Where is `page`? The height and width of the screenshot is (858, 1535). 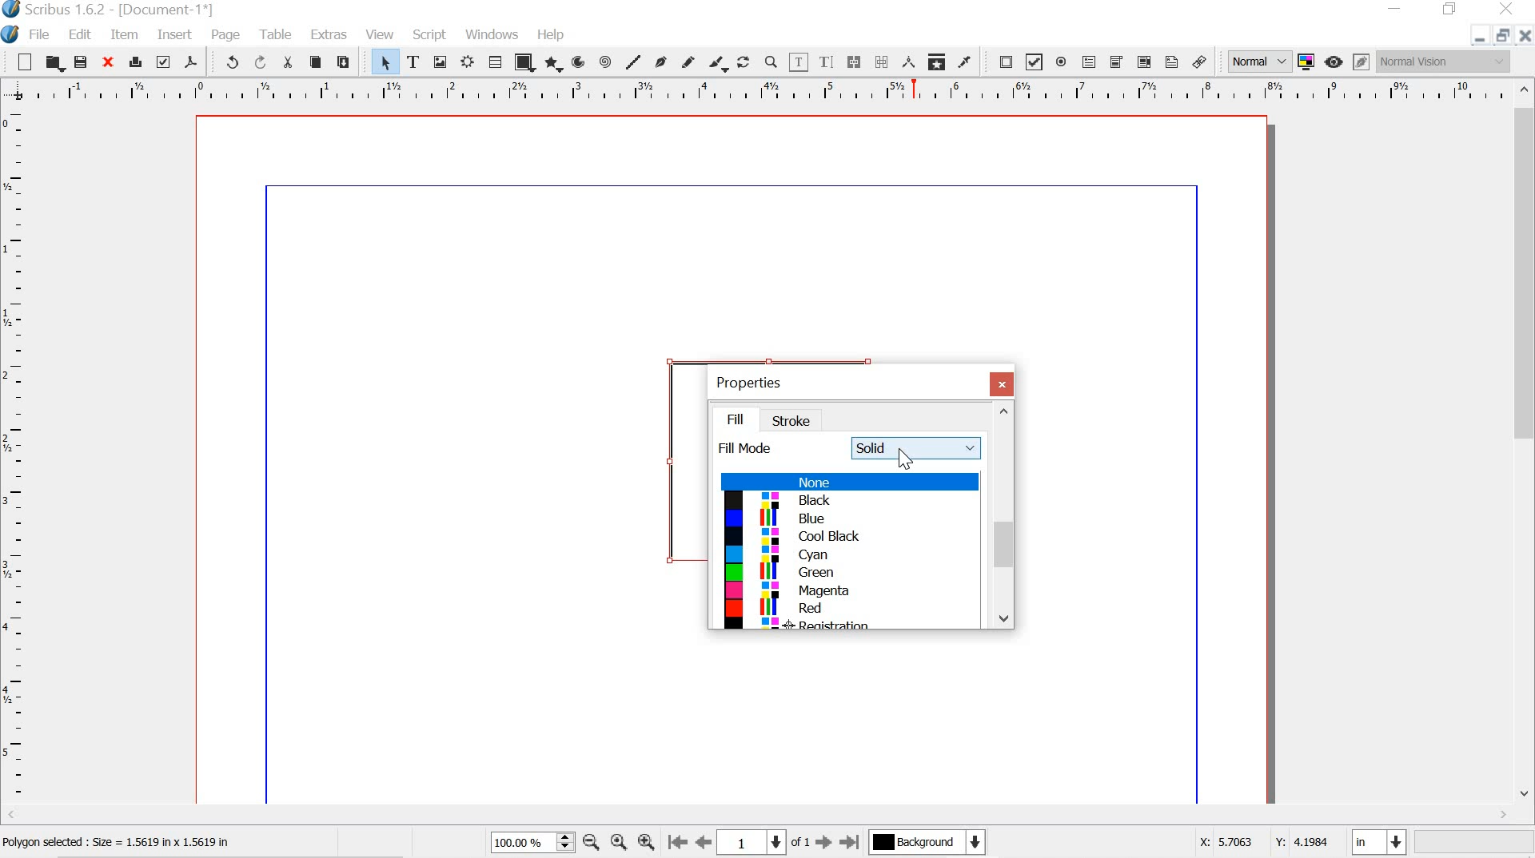
page is located at coordinates (229, 35).